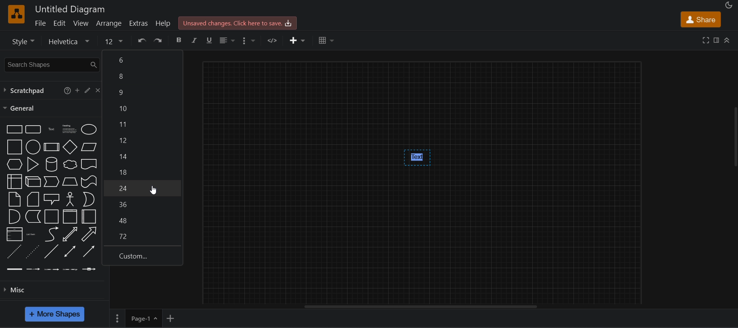  Describe the element at coordinates (55, 314) in the screenshot. I see `more shapes` at that location.